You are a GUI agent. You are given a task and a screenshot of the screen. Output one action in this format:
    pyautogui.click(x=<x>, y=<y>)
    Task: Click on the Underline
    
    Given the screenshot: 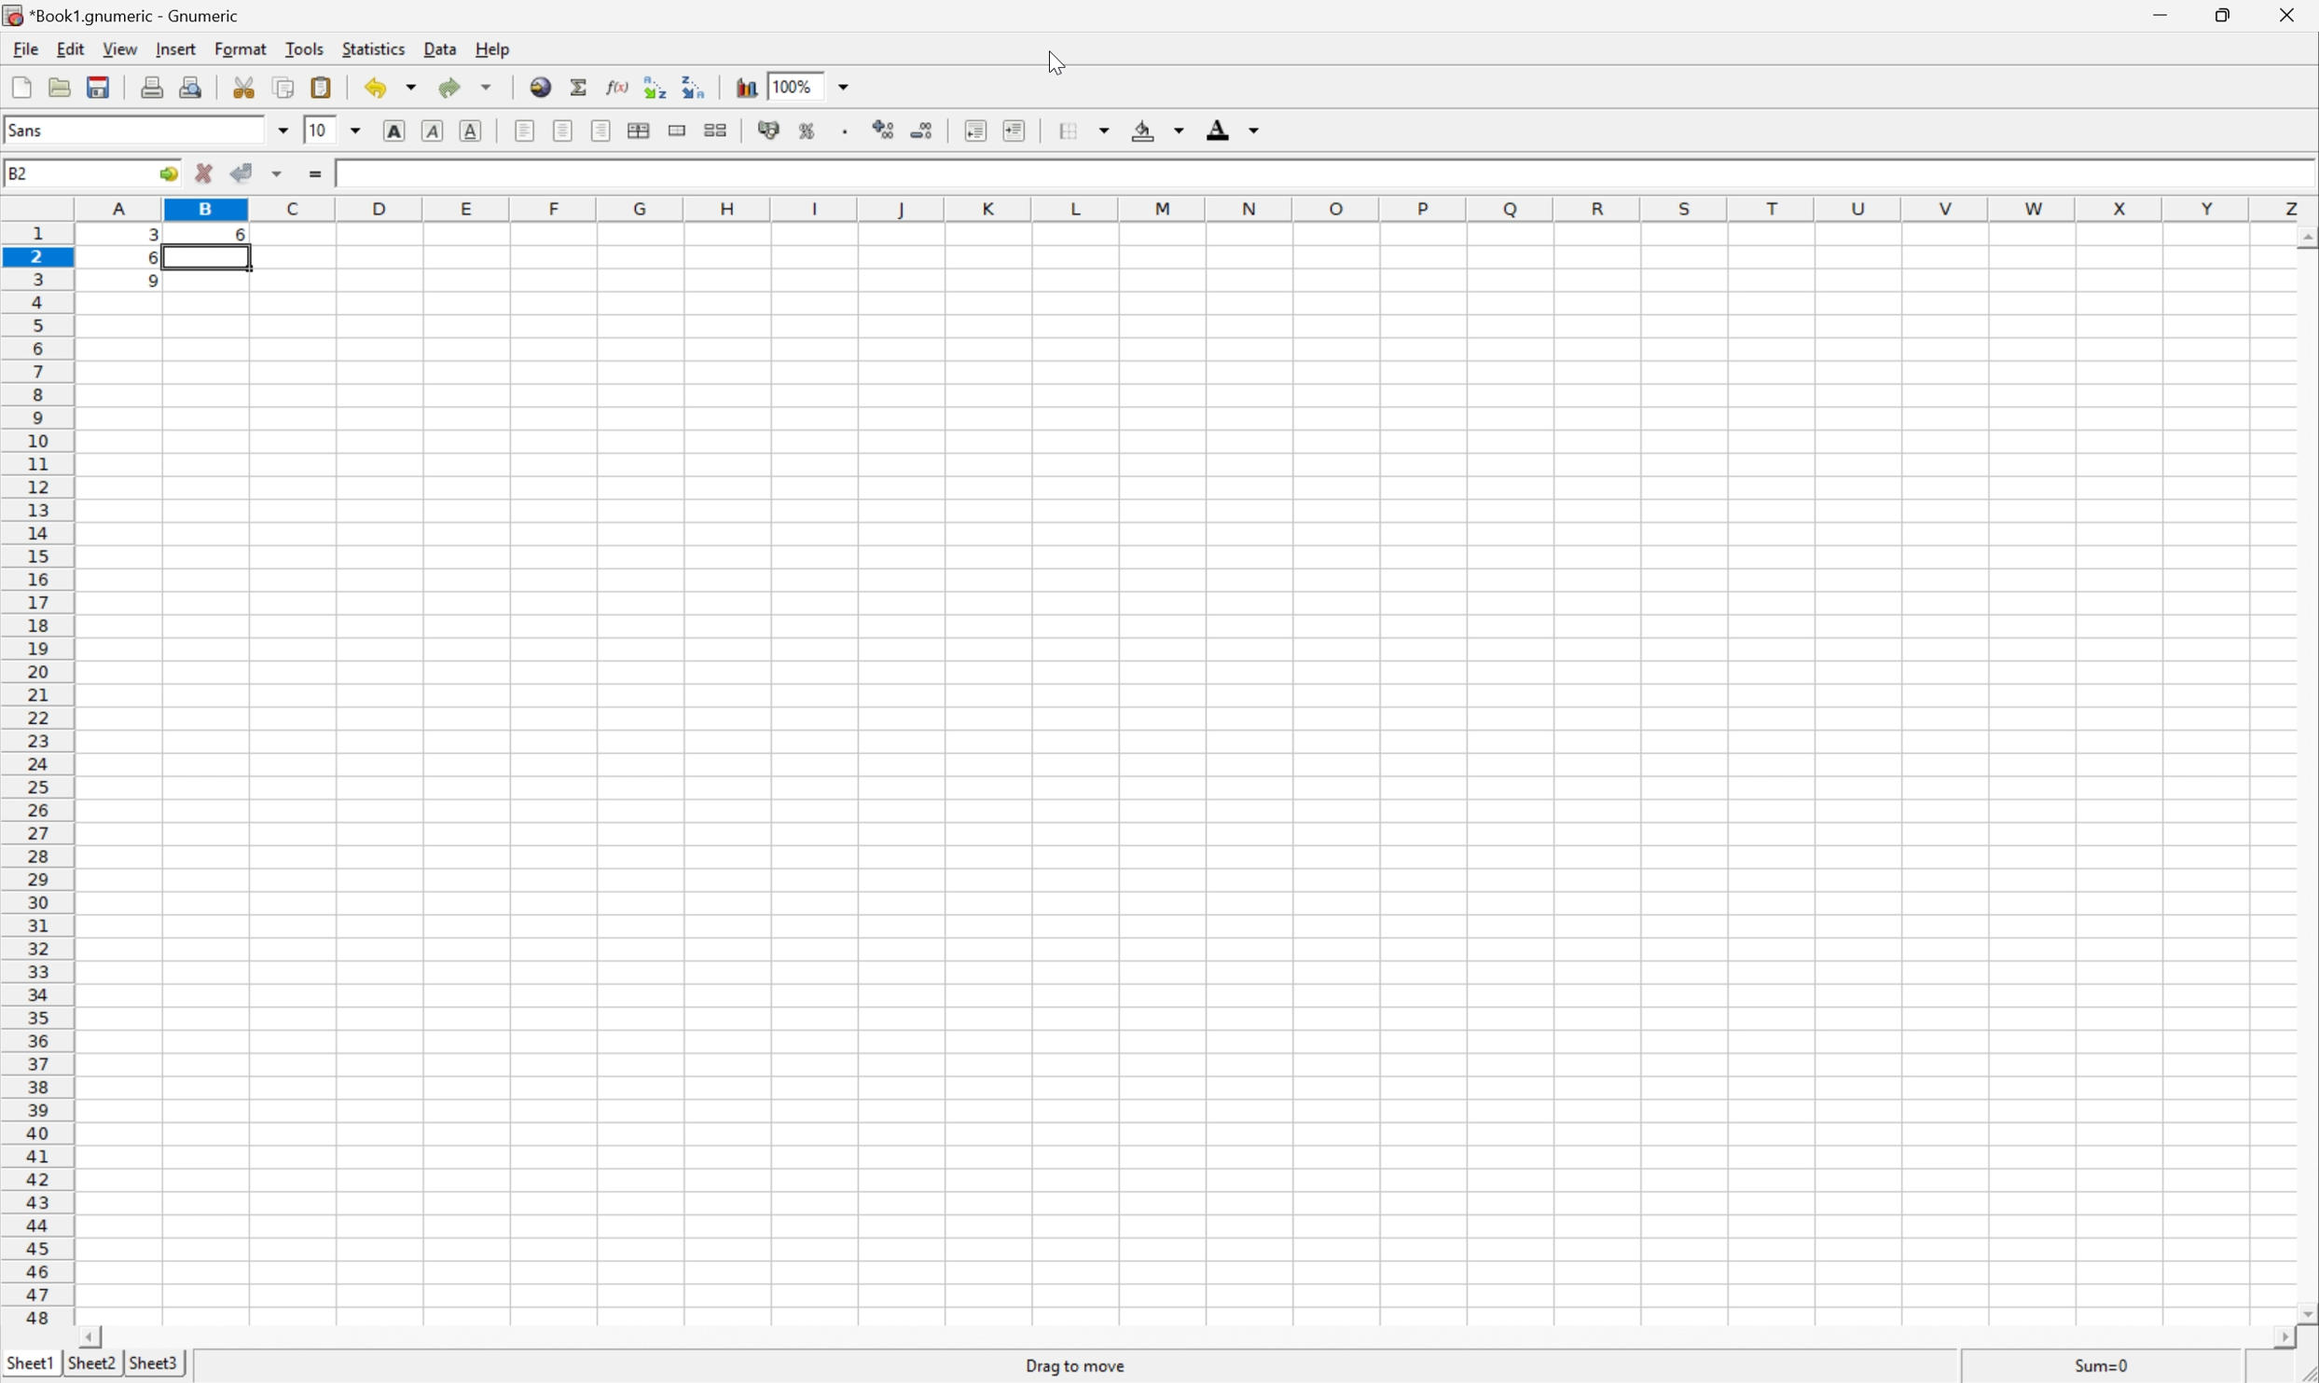 What is the action you would take?
    pyautogui.click(x=473, y=130)
    